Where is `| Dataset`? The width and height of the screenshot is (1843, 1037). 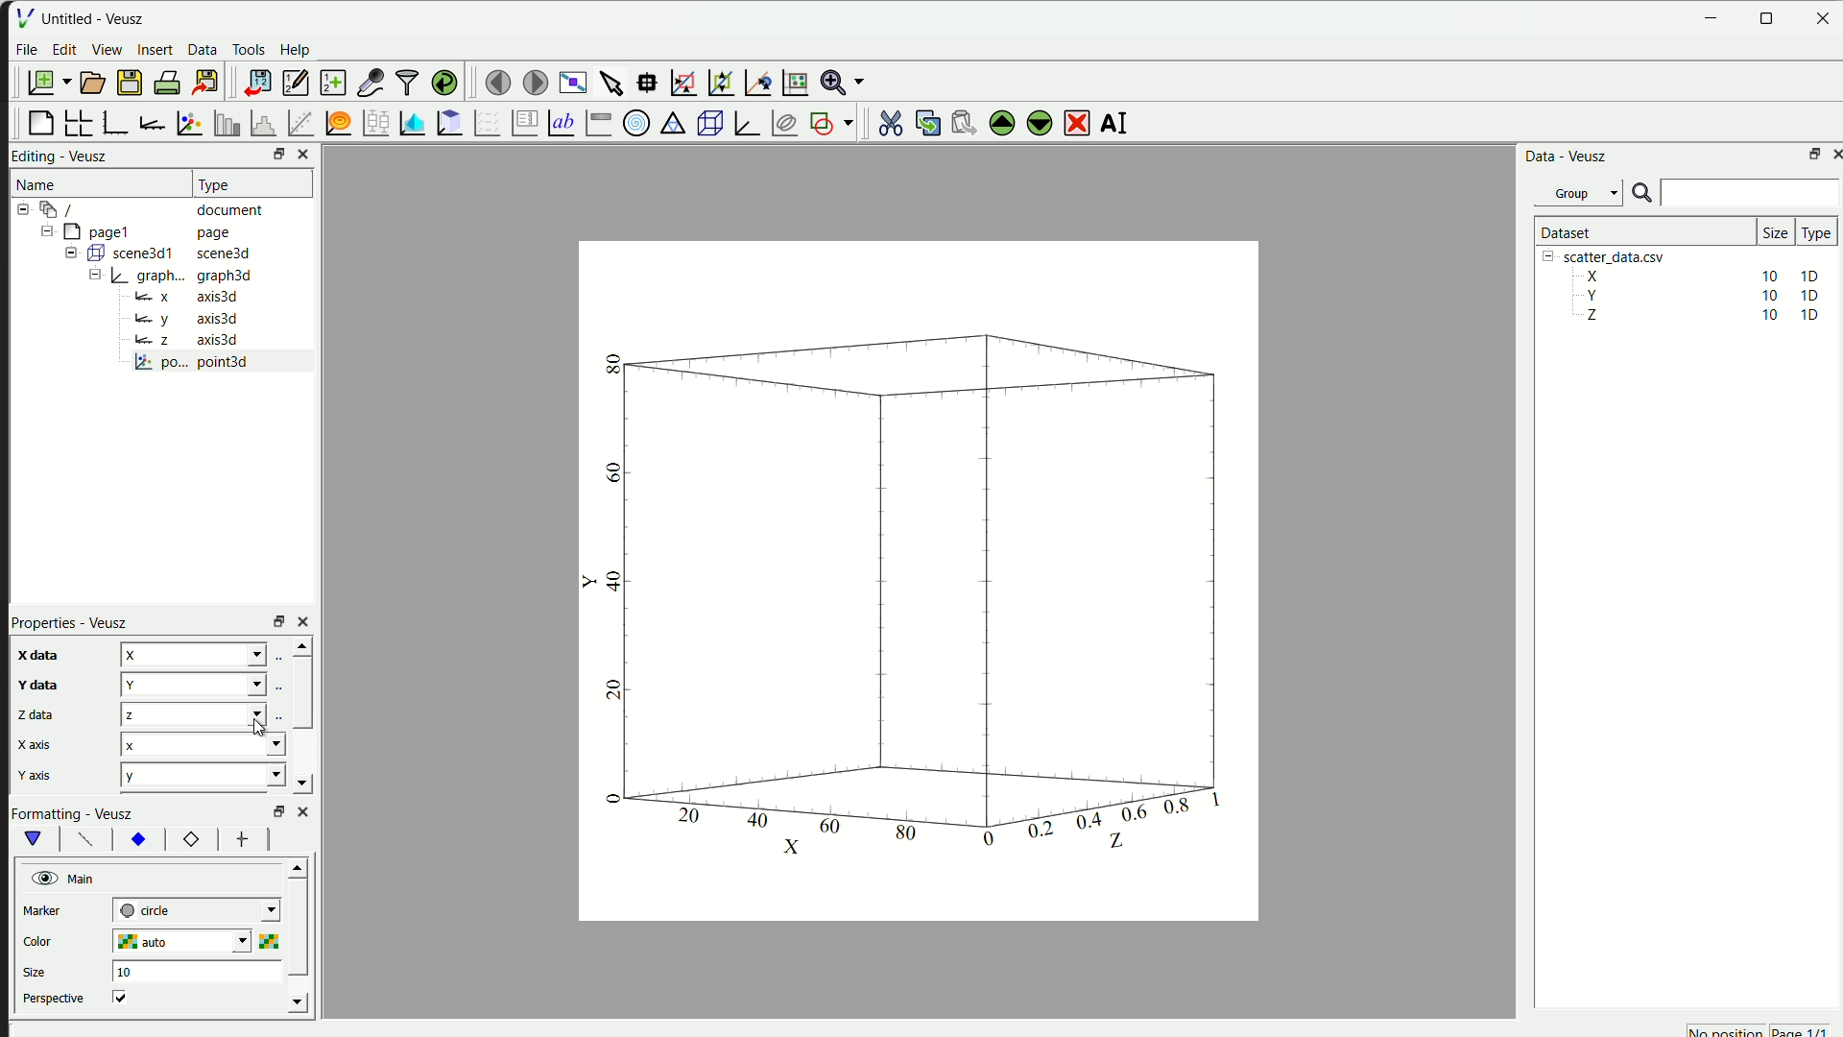
| Dataset is located at coordinates (1563, 232).